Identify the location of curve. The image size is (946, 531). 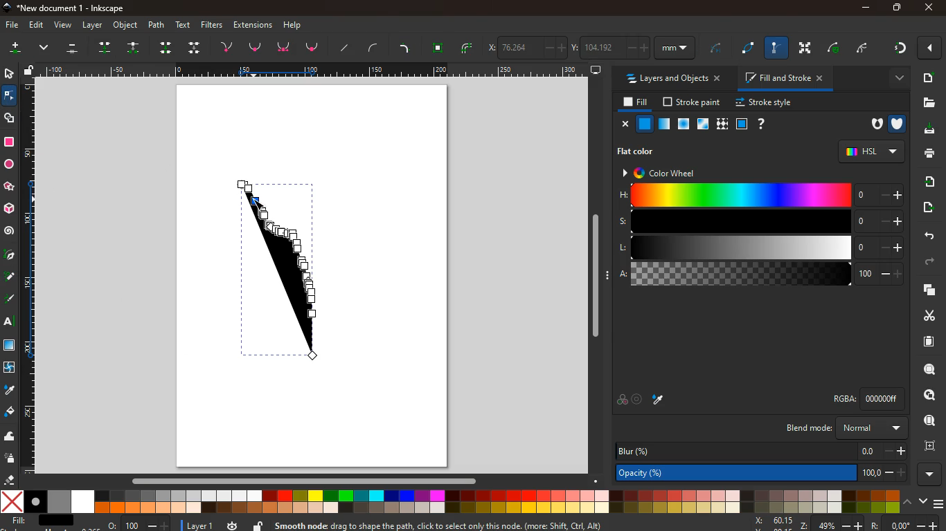
(837, 48).